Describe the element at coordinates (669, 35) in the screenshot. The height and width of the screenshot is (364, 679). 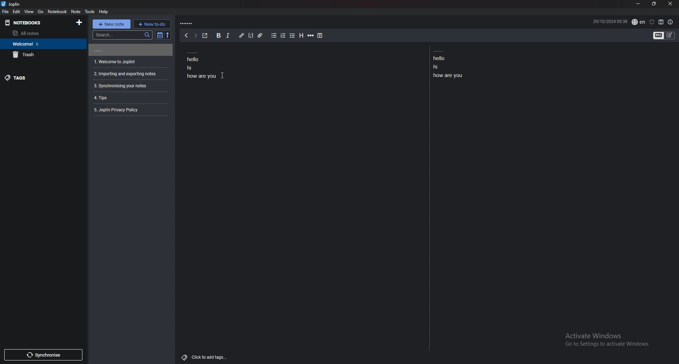
I see `toggle editors` at that location.